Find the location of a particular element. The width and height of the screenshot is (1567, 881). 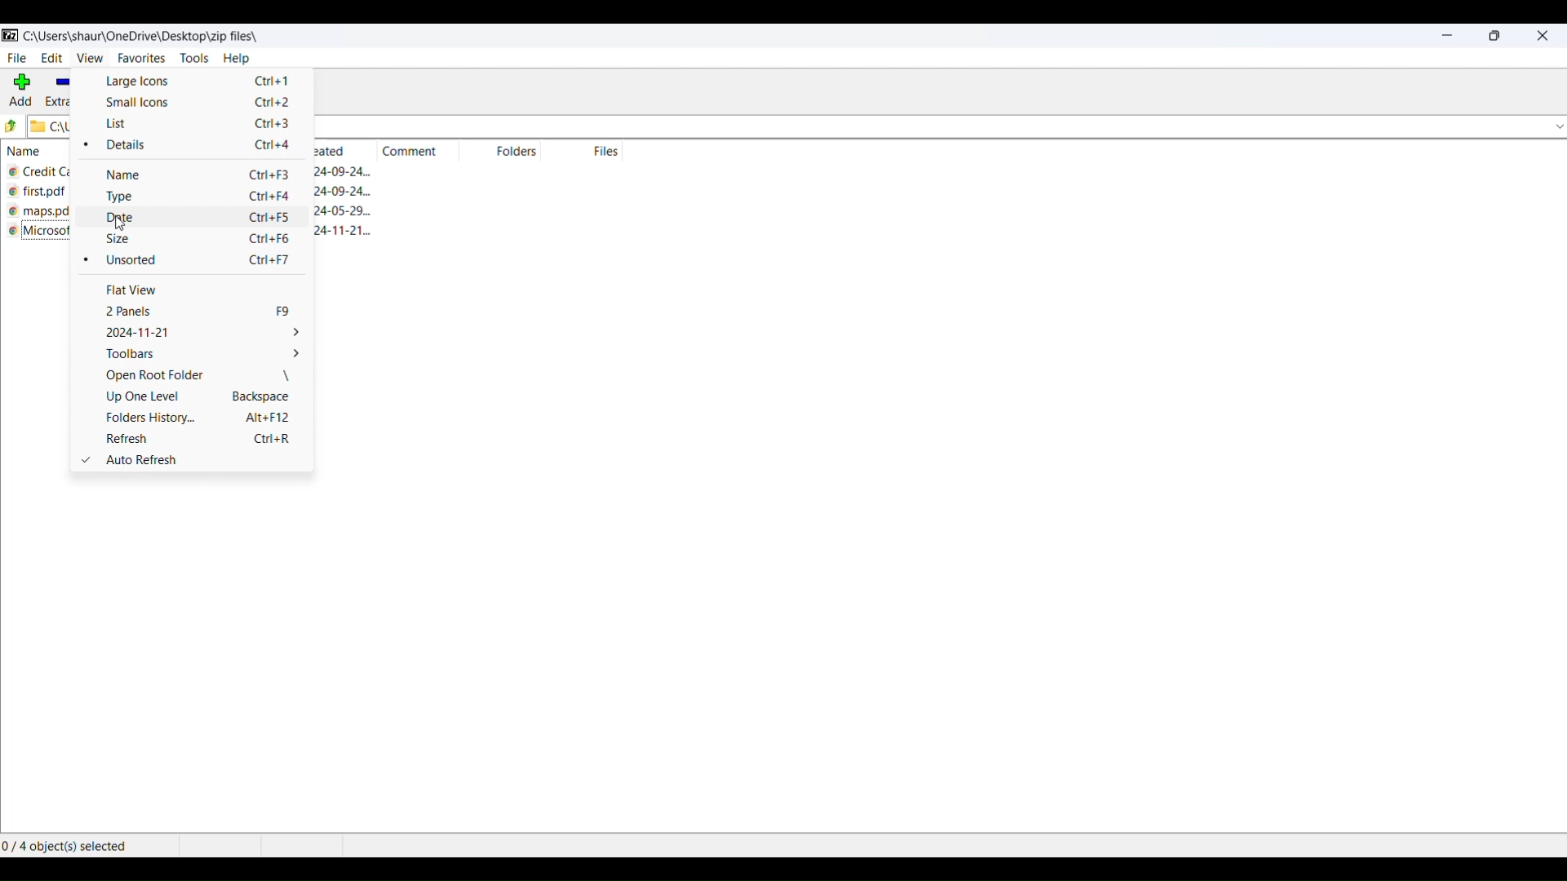

folders is located at coordinates (525, 153).